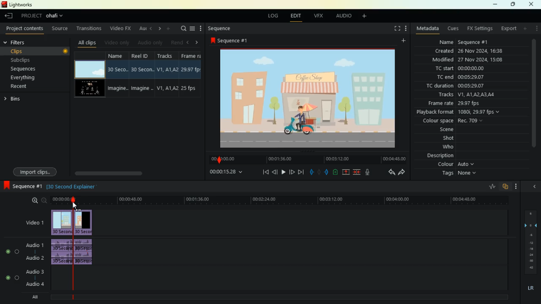 The width and height of the screenshot is (541, 304). I want to click on rate, so click(489, 187).